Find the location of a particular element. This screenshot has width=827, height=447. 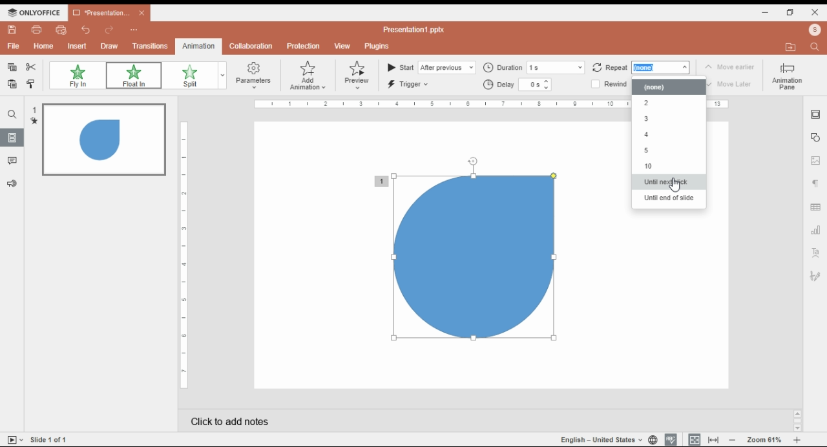

cut is located at coordinates (32, 67).